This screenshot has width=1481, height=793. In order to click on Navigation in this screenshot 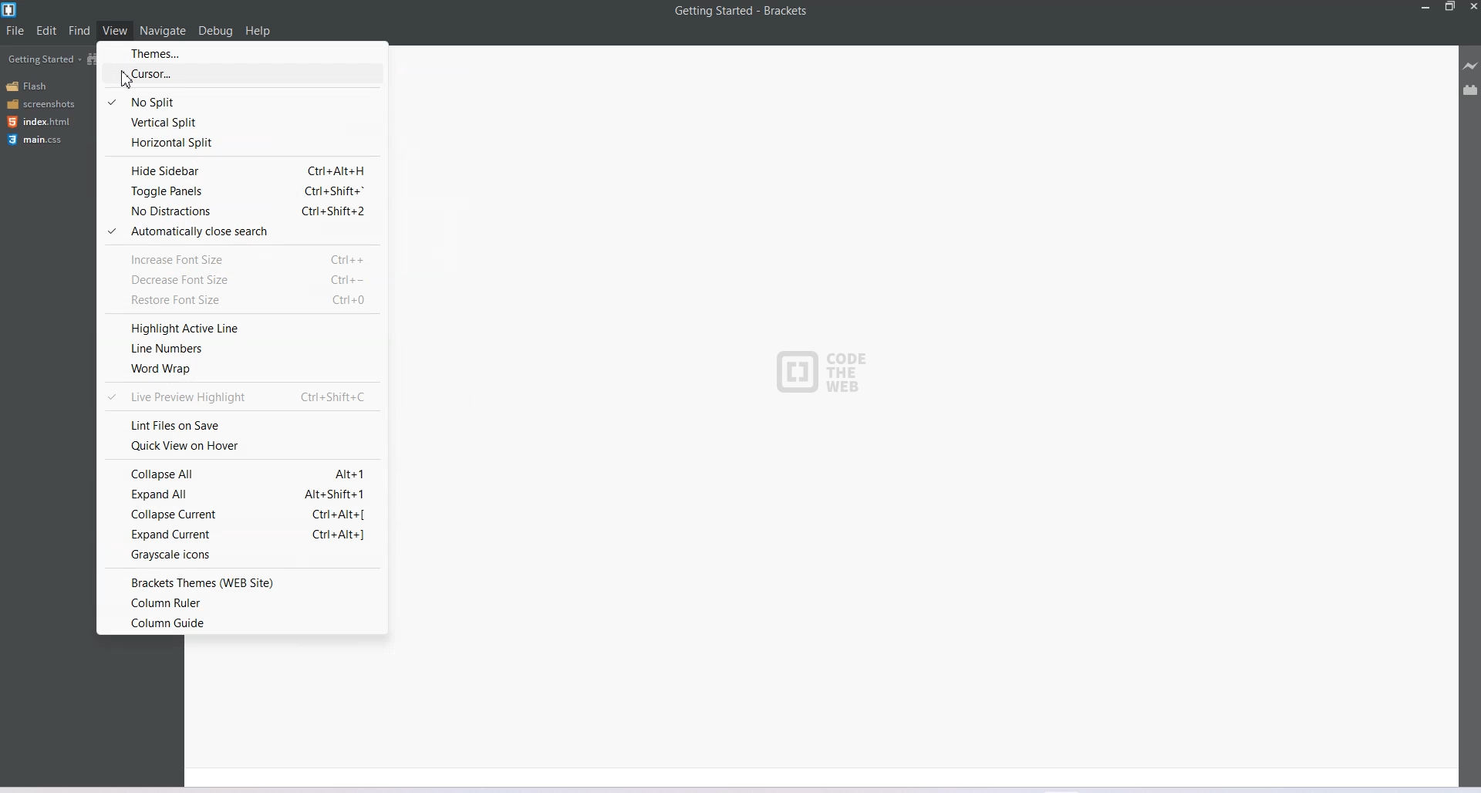, I will do `click(164, 30)`.